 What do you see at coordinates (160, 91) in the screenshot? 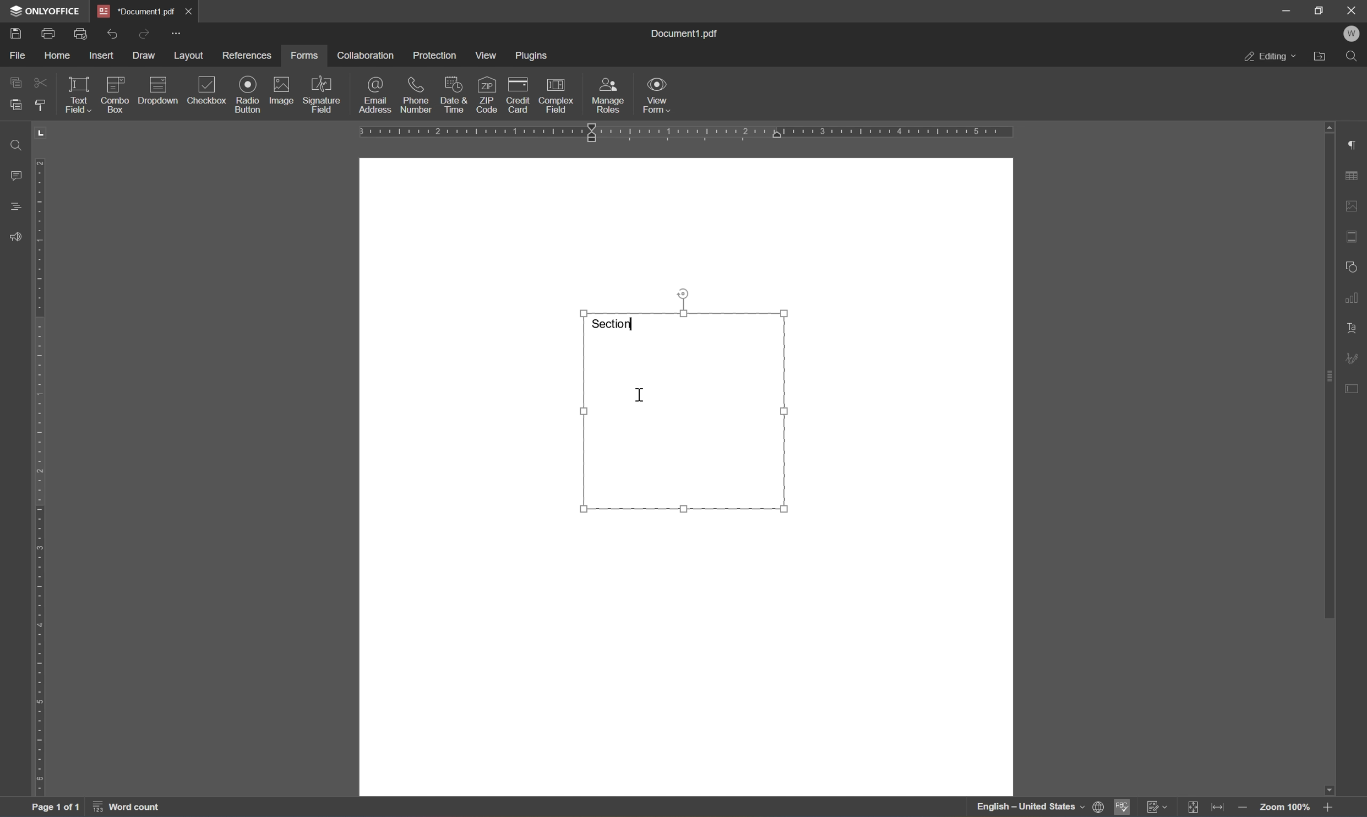
I see `dropdown` at bounding box center [160, 91].